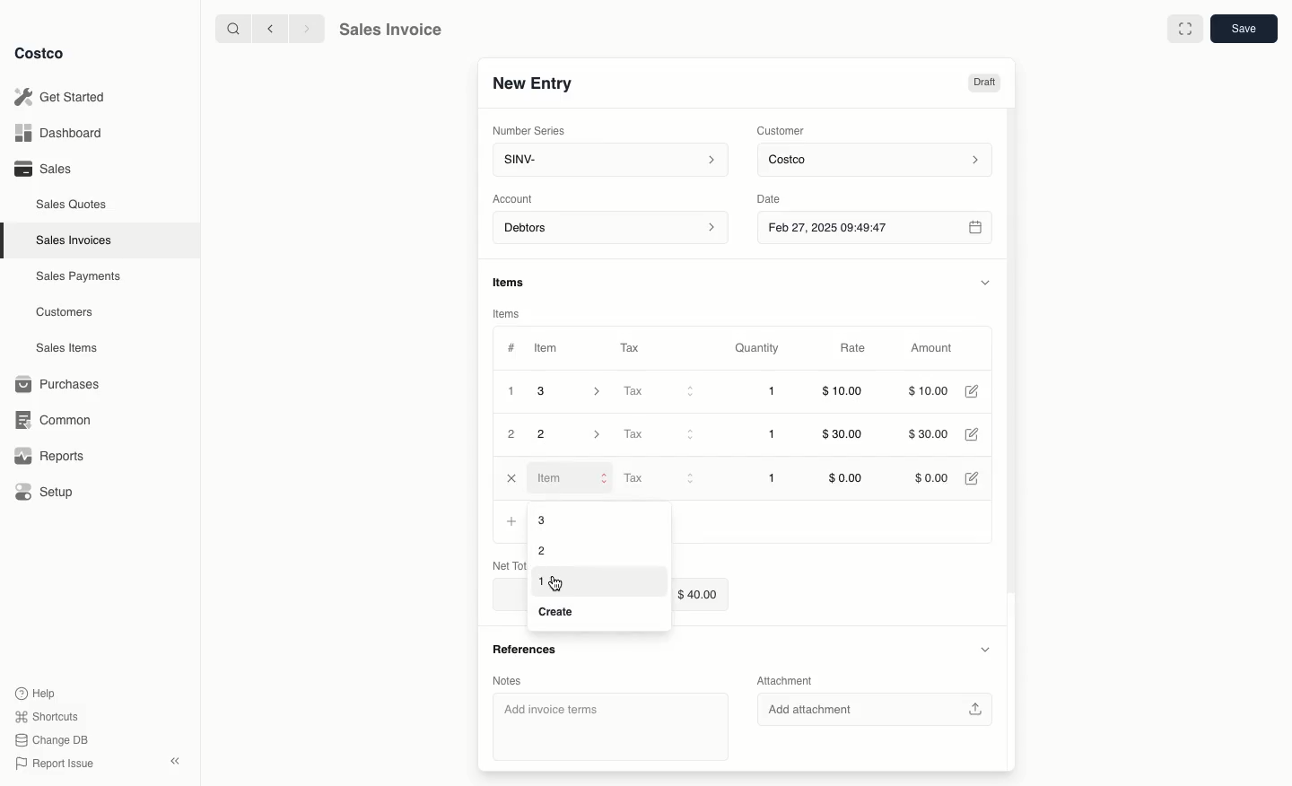 This screenshot has width=1292, height=786. What do you see at coordinates (517, 284) in the screenshot?
I see `Items` at bounding box center [517, 284].